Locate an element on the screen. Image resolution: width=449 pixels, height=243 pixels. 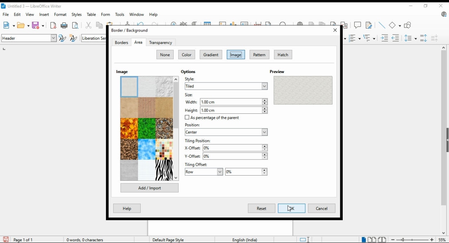
transperency is located at coordinates (161, 42).